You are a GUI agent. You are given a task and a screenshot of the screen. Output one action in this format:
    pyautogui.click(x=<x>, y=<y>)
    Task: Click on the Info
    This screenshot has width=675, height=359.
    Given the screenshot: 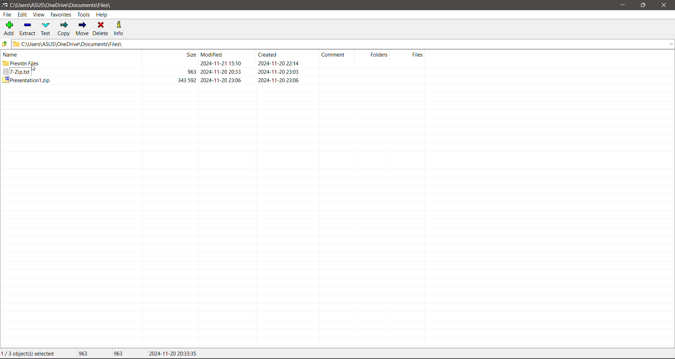 What is the action you would take?
    pyautogui.click(x=119, y=28)
    